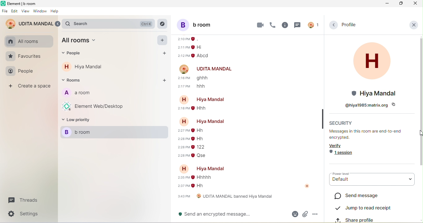 The image size is (423, 223). I want to click on close, so click(415, 3).